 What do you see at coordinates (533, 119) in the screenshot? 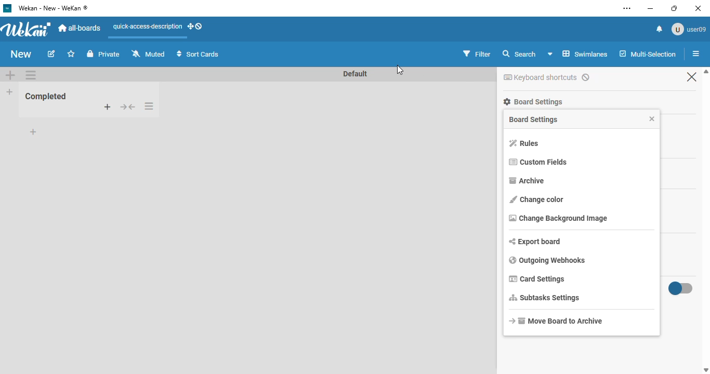
I see `board settings` at bounding box center [533, 119].